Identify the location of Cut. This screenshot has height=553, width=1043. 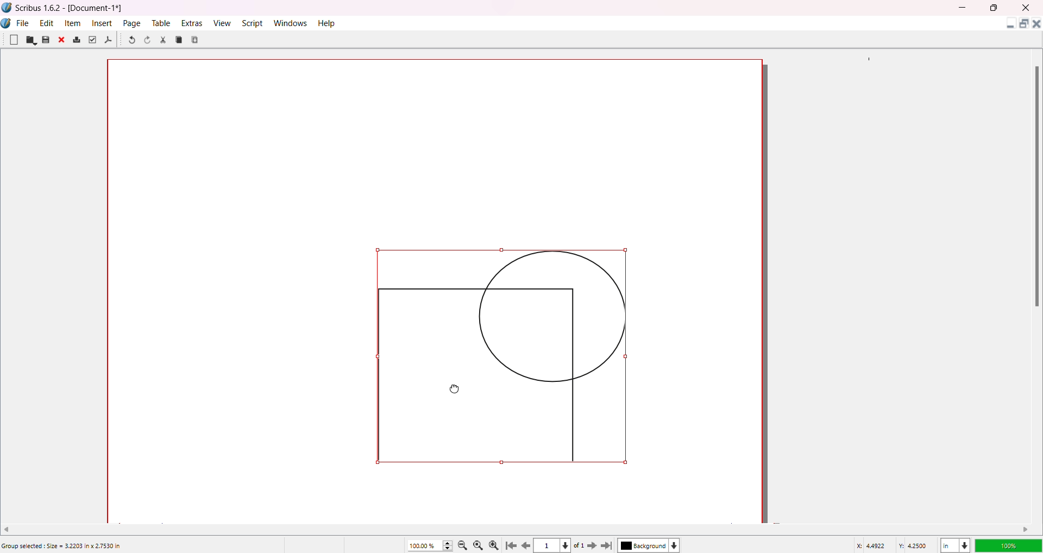
(163, 40).